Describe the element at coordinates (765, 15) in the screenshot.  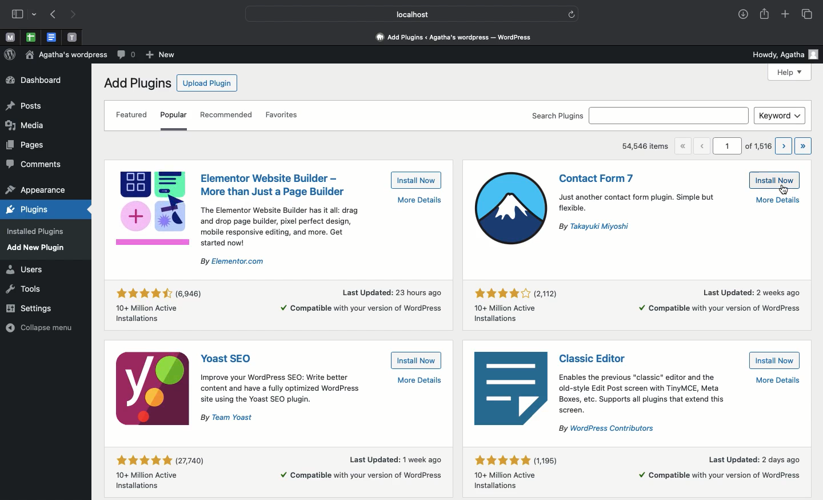
I see `Share` at that location.